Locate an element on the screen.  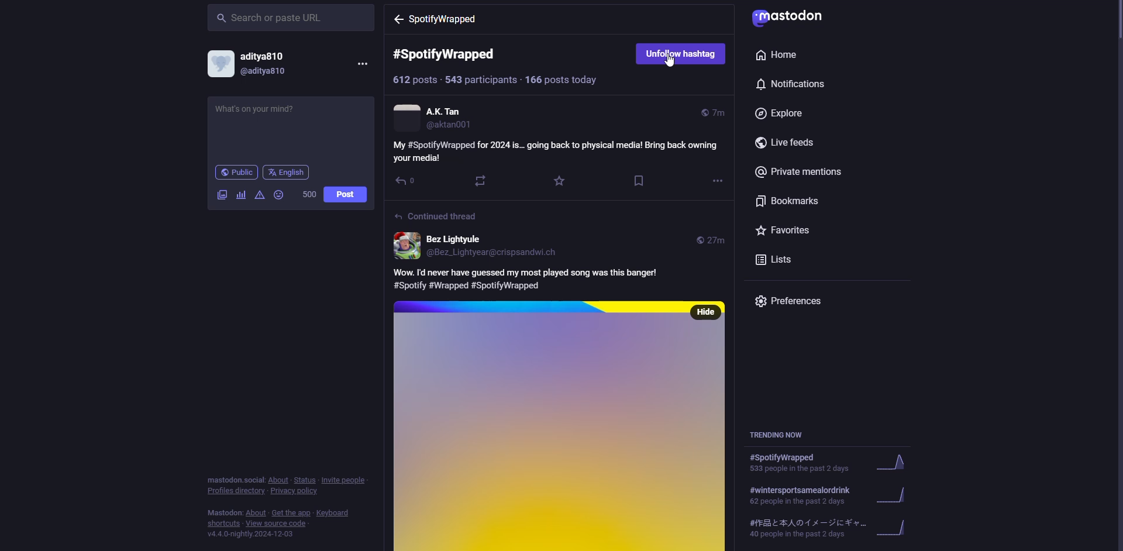
time is located at coordinates (711, 240).